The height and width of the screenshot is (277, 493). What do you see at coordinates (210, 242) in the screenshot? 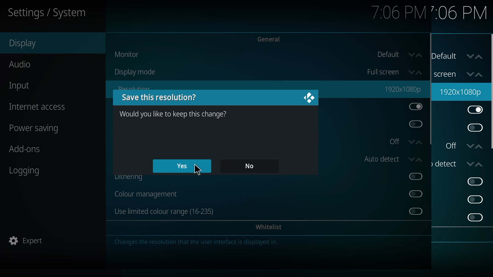
I see `info` at bounding box center [210, 242].